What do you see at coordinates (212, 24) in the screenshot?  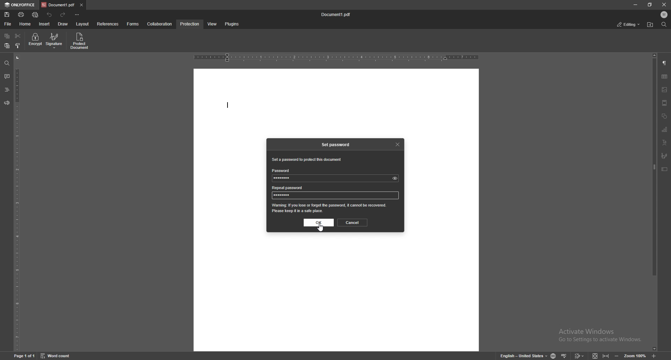 I see `view` at bounding box center [212, 24].